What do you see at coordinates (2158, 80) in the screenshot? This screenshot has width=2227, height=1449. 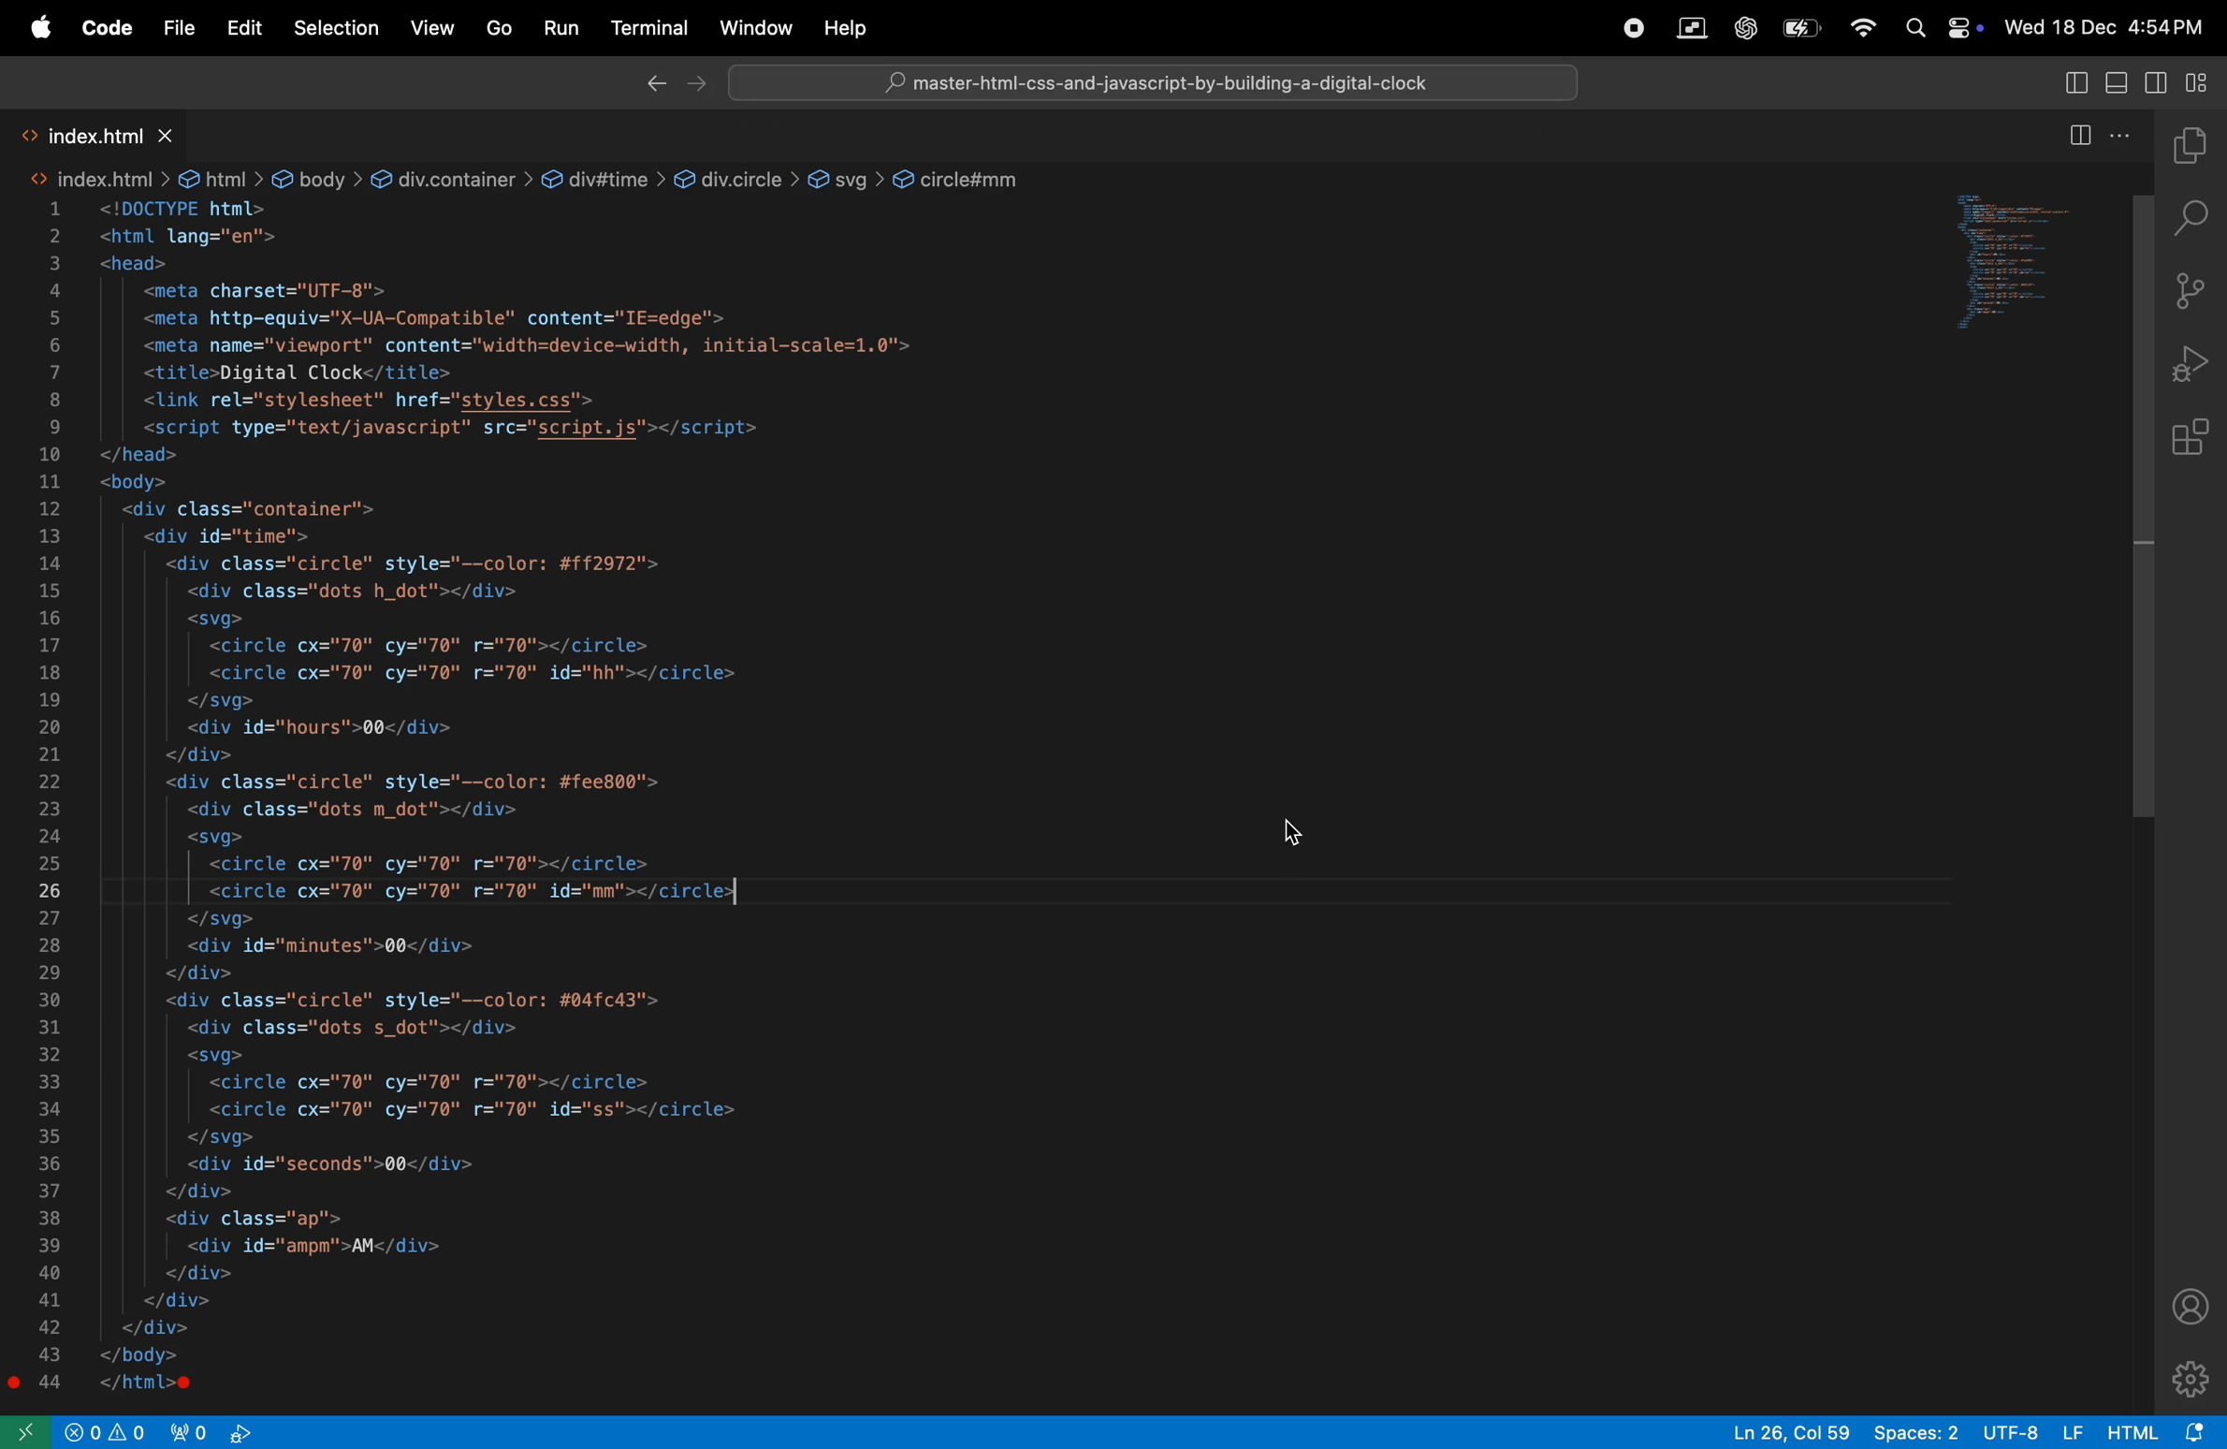 I see `secondary side bar ` at bounding box center [2158, 80].